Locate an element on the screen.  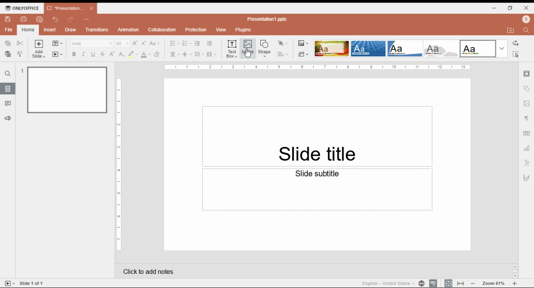
animation is located at coordinates (129, 30).